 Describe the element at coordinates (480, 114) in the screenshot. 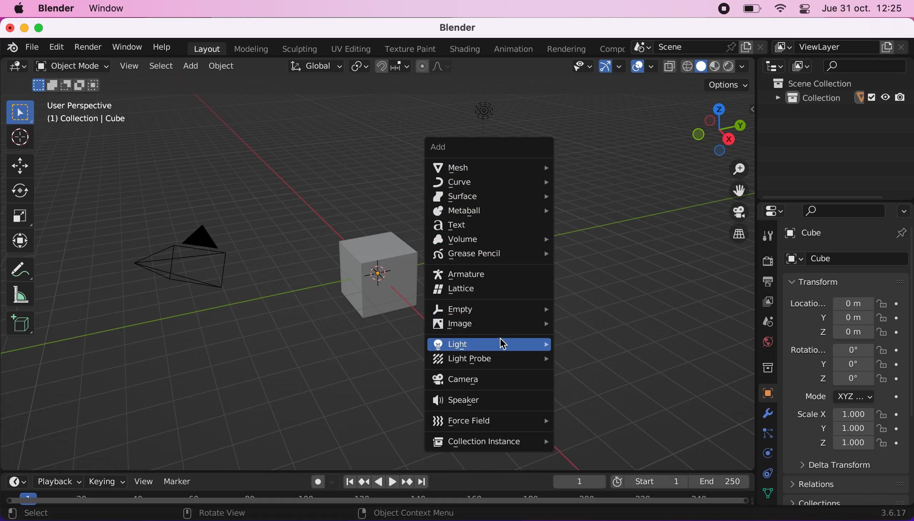

I see `light` at that location.